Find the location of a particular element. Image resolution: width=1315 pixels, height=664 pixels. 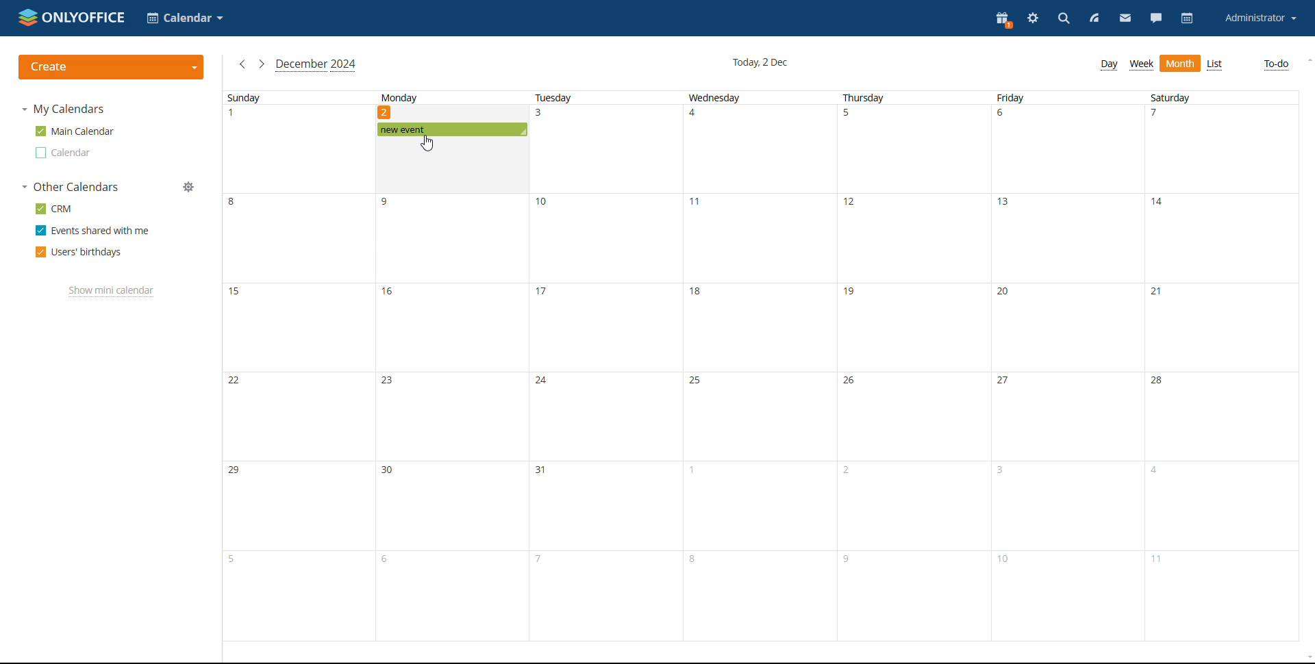

next month is located at coordinates (261, 64).